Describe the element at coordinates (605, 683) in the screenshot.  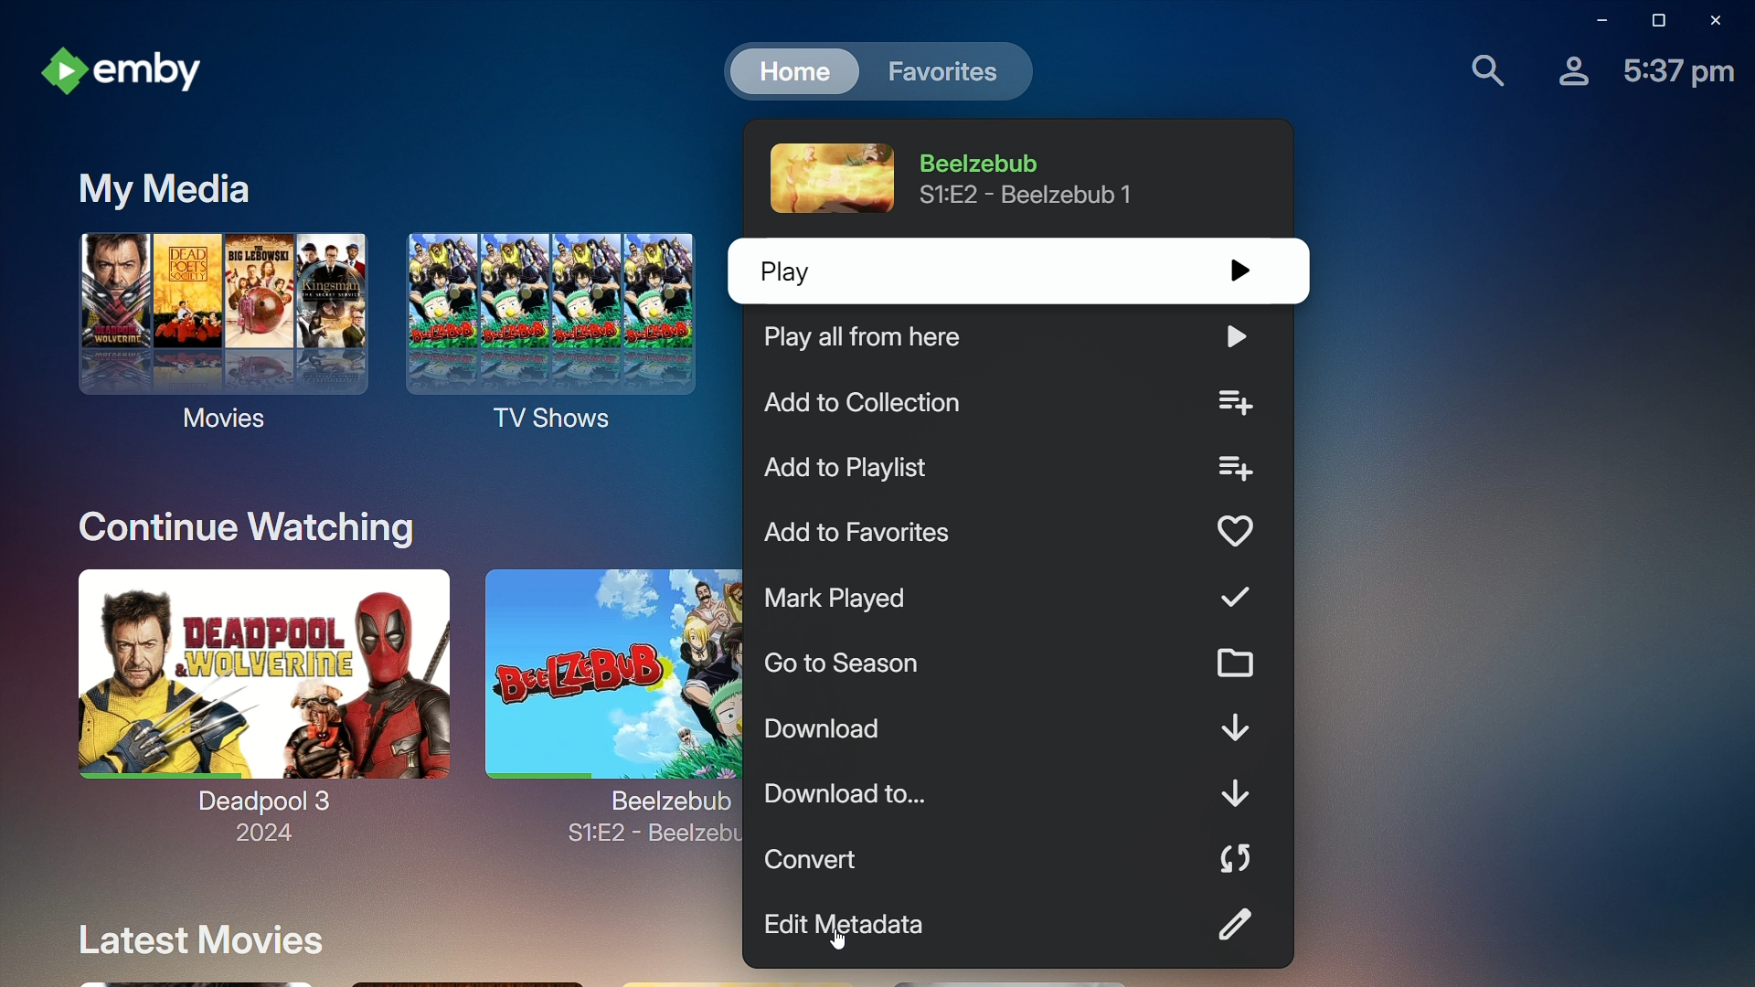
I see `Beelzebub` at that location.